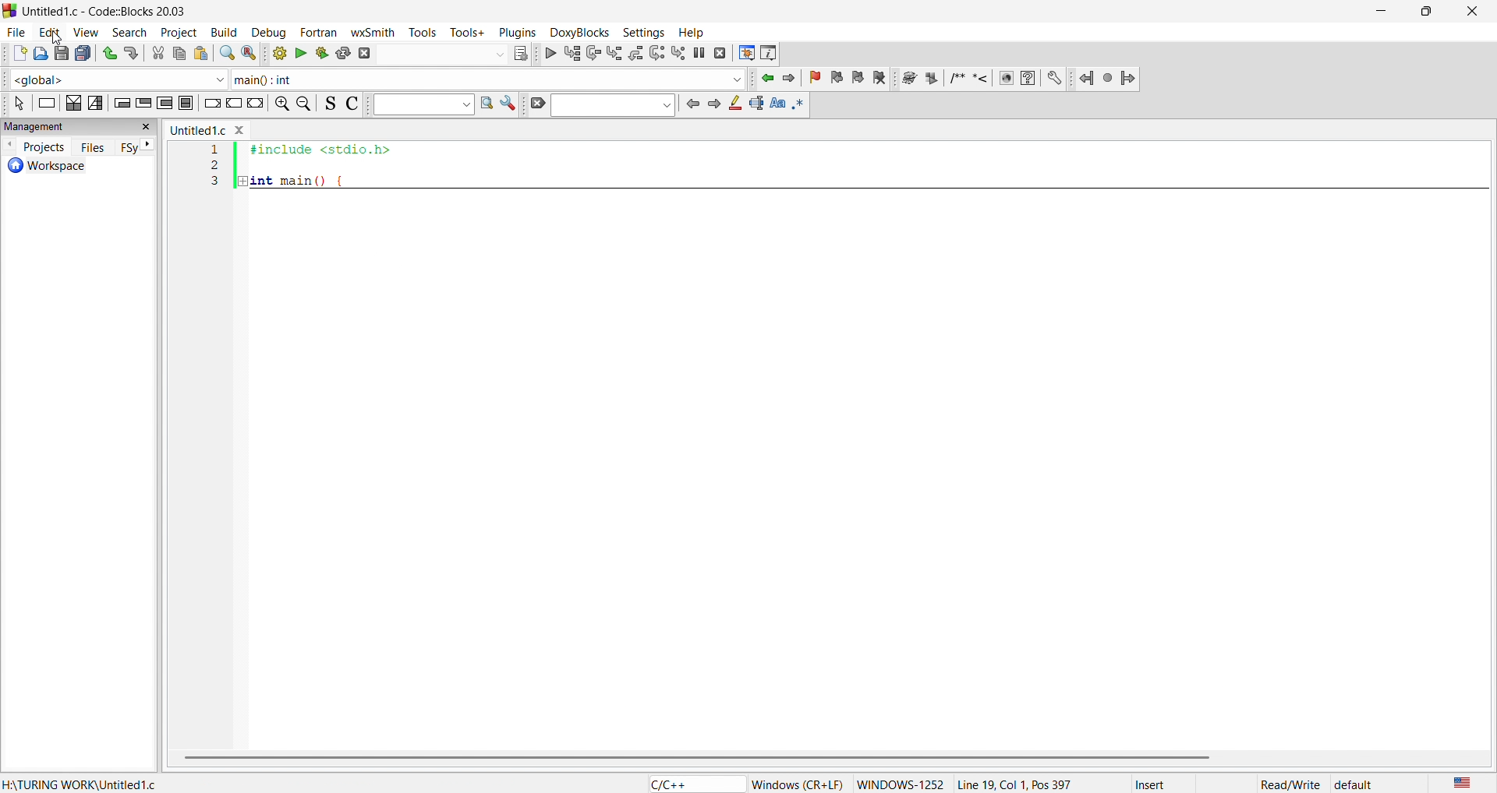 The image size is (1497, 793). Describe the element at coordinates (689, 32) in the screenshot. I see `help` at that location.